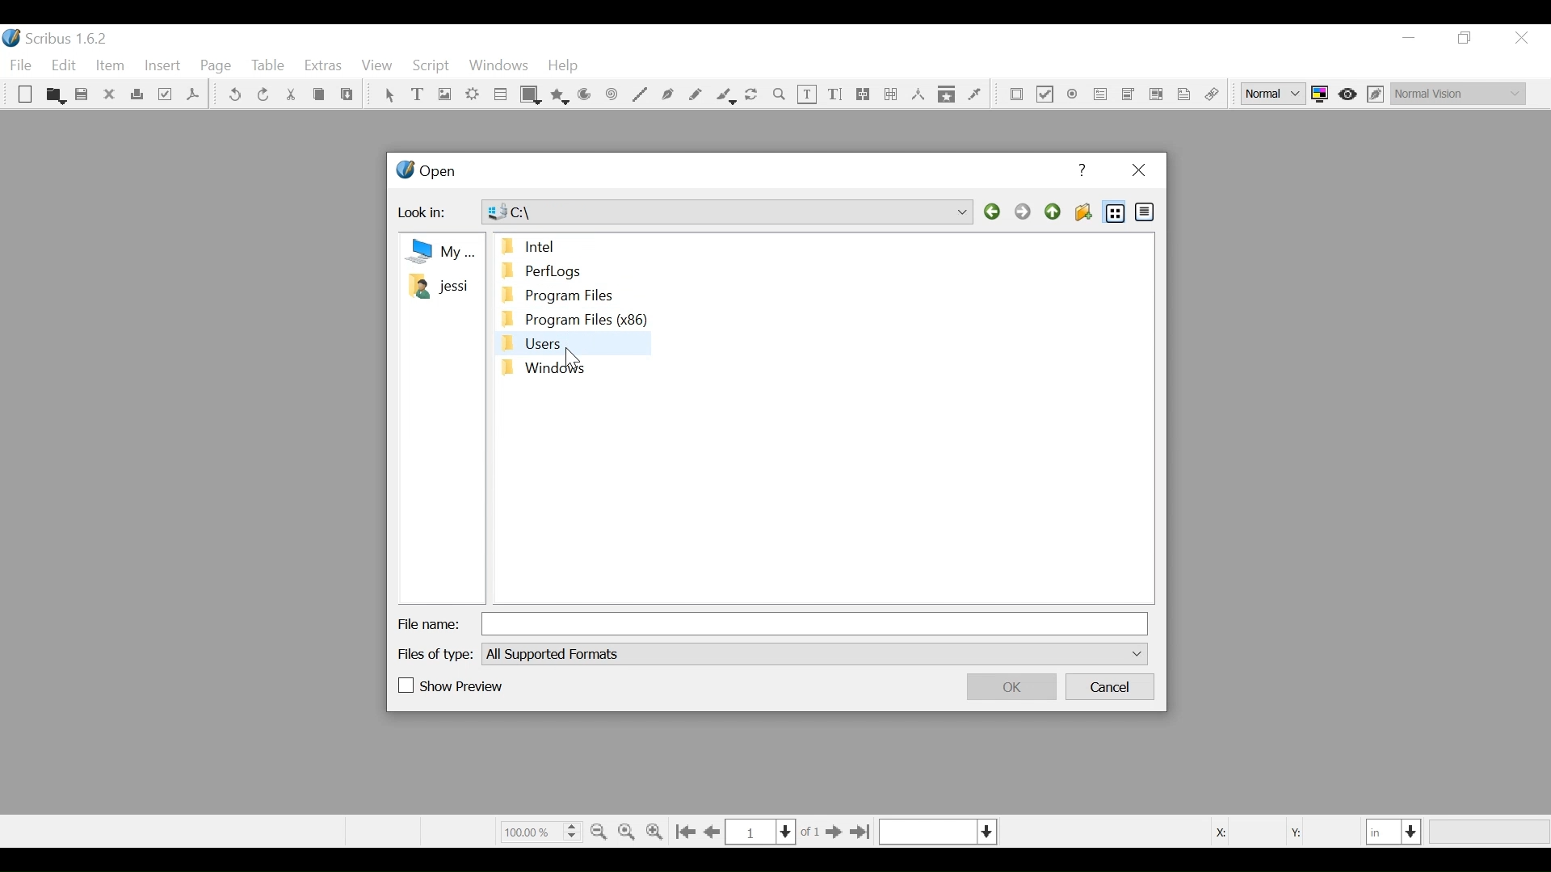  I want to click on Detail View, so click(1143, 211).